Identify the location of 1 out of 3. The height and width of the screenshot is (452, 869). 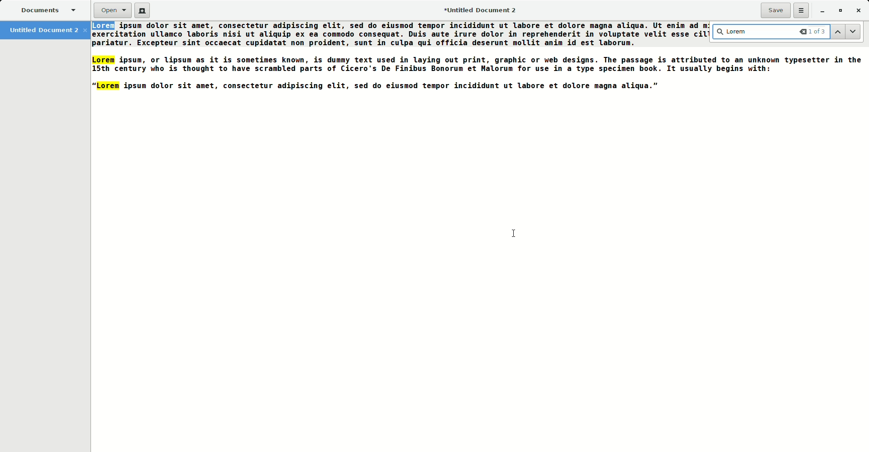
(813, 31).